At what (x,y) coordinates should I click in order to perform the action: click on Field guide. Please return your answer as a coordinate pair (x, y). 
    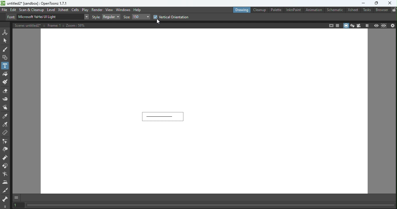
    Looking at the image, I should click on (337, 26).